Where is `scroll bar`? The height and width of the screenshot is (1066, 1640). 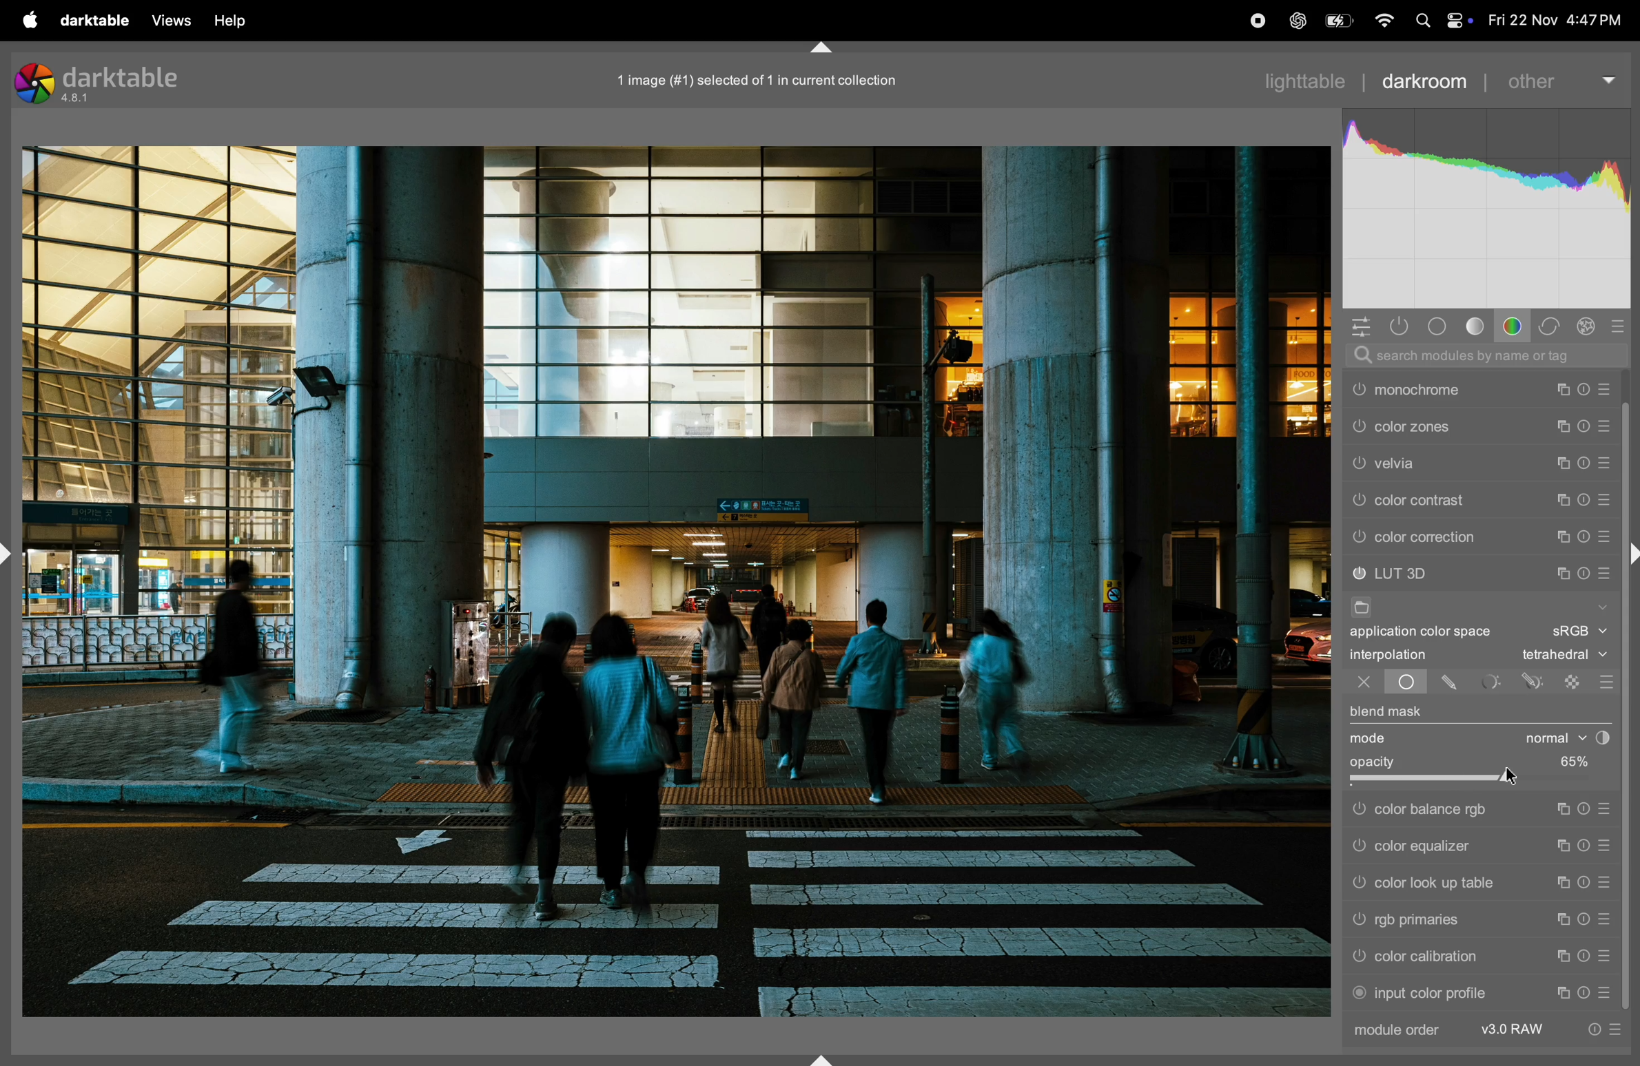
scroll bar is located at coordinates (1630, 794).